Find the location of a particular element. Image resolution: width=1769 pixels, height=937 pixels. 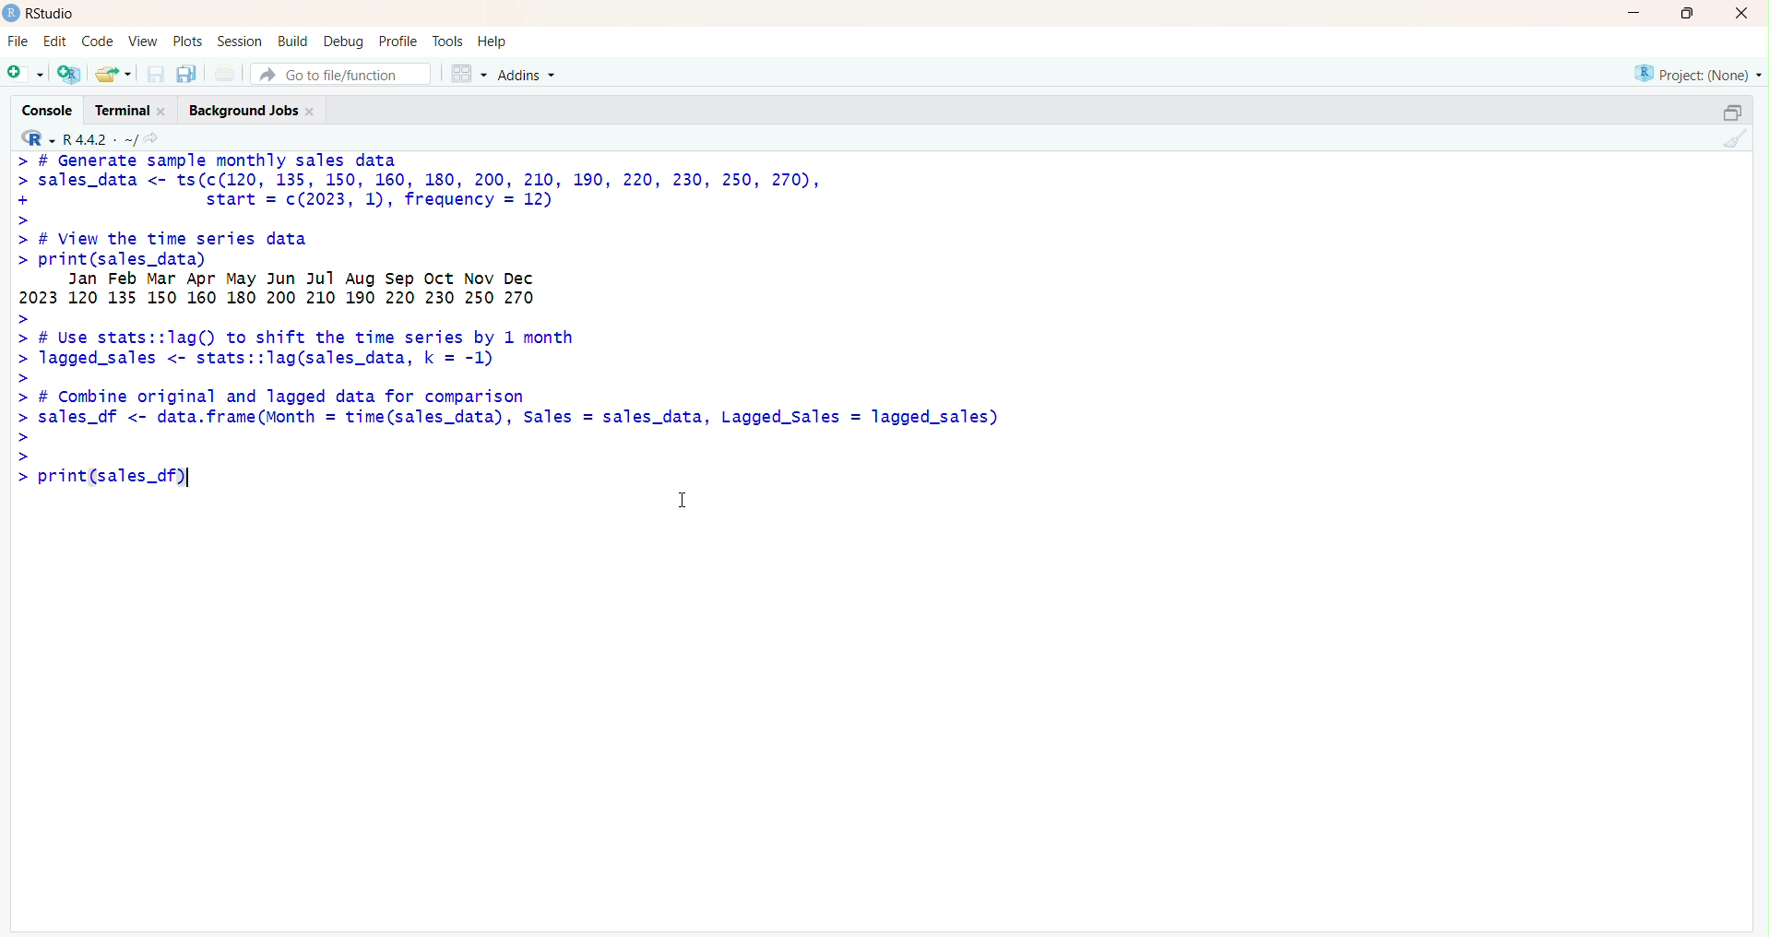

save current document is located at coordinates (157, 75).